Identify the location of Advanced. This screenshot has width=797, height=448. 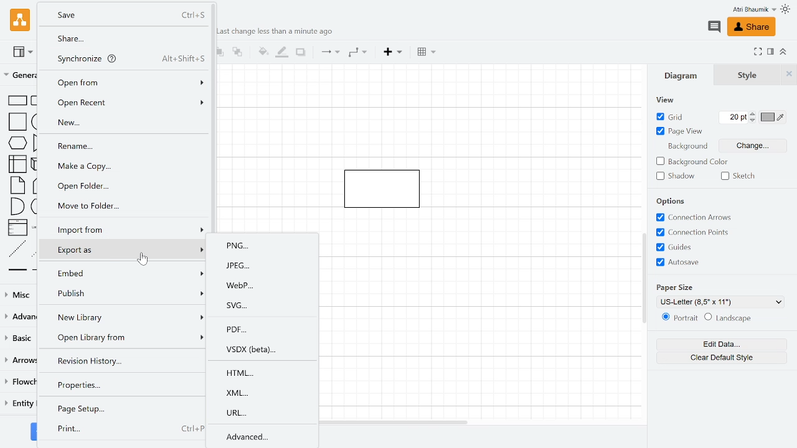
(19, 317).